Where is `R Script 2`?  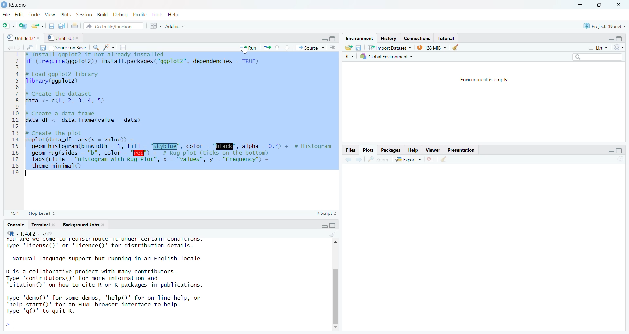 R Script 2 is located at coordinates (323, 213).